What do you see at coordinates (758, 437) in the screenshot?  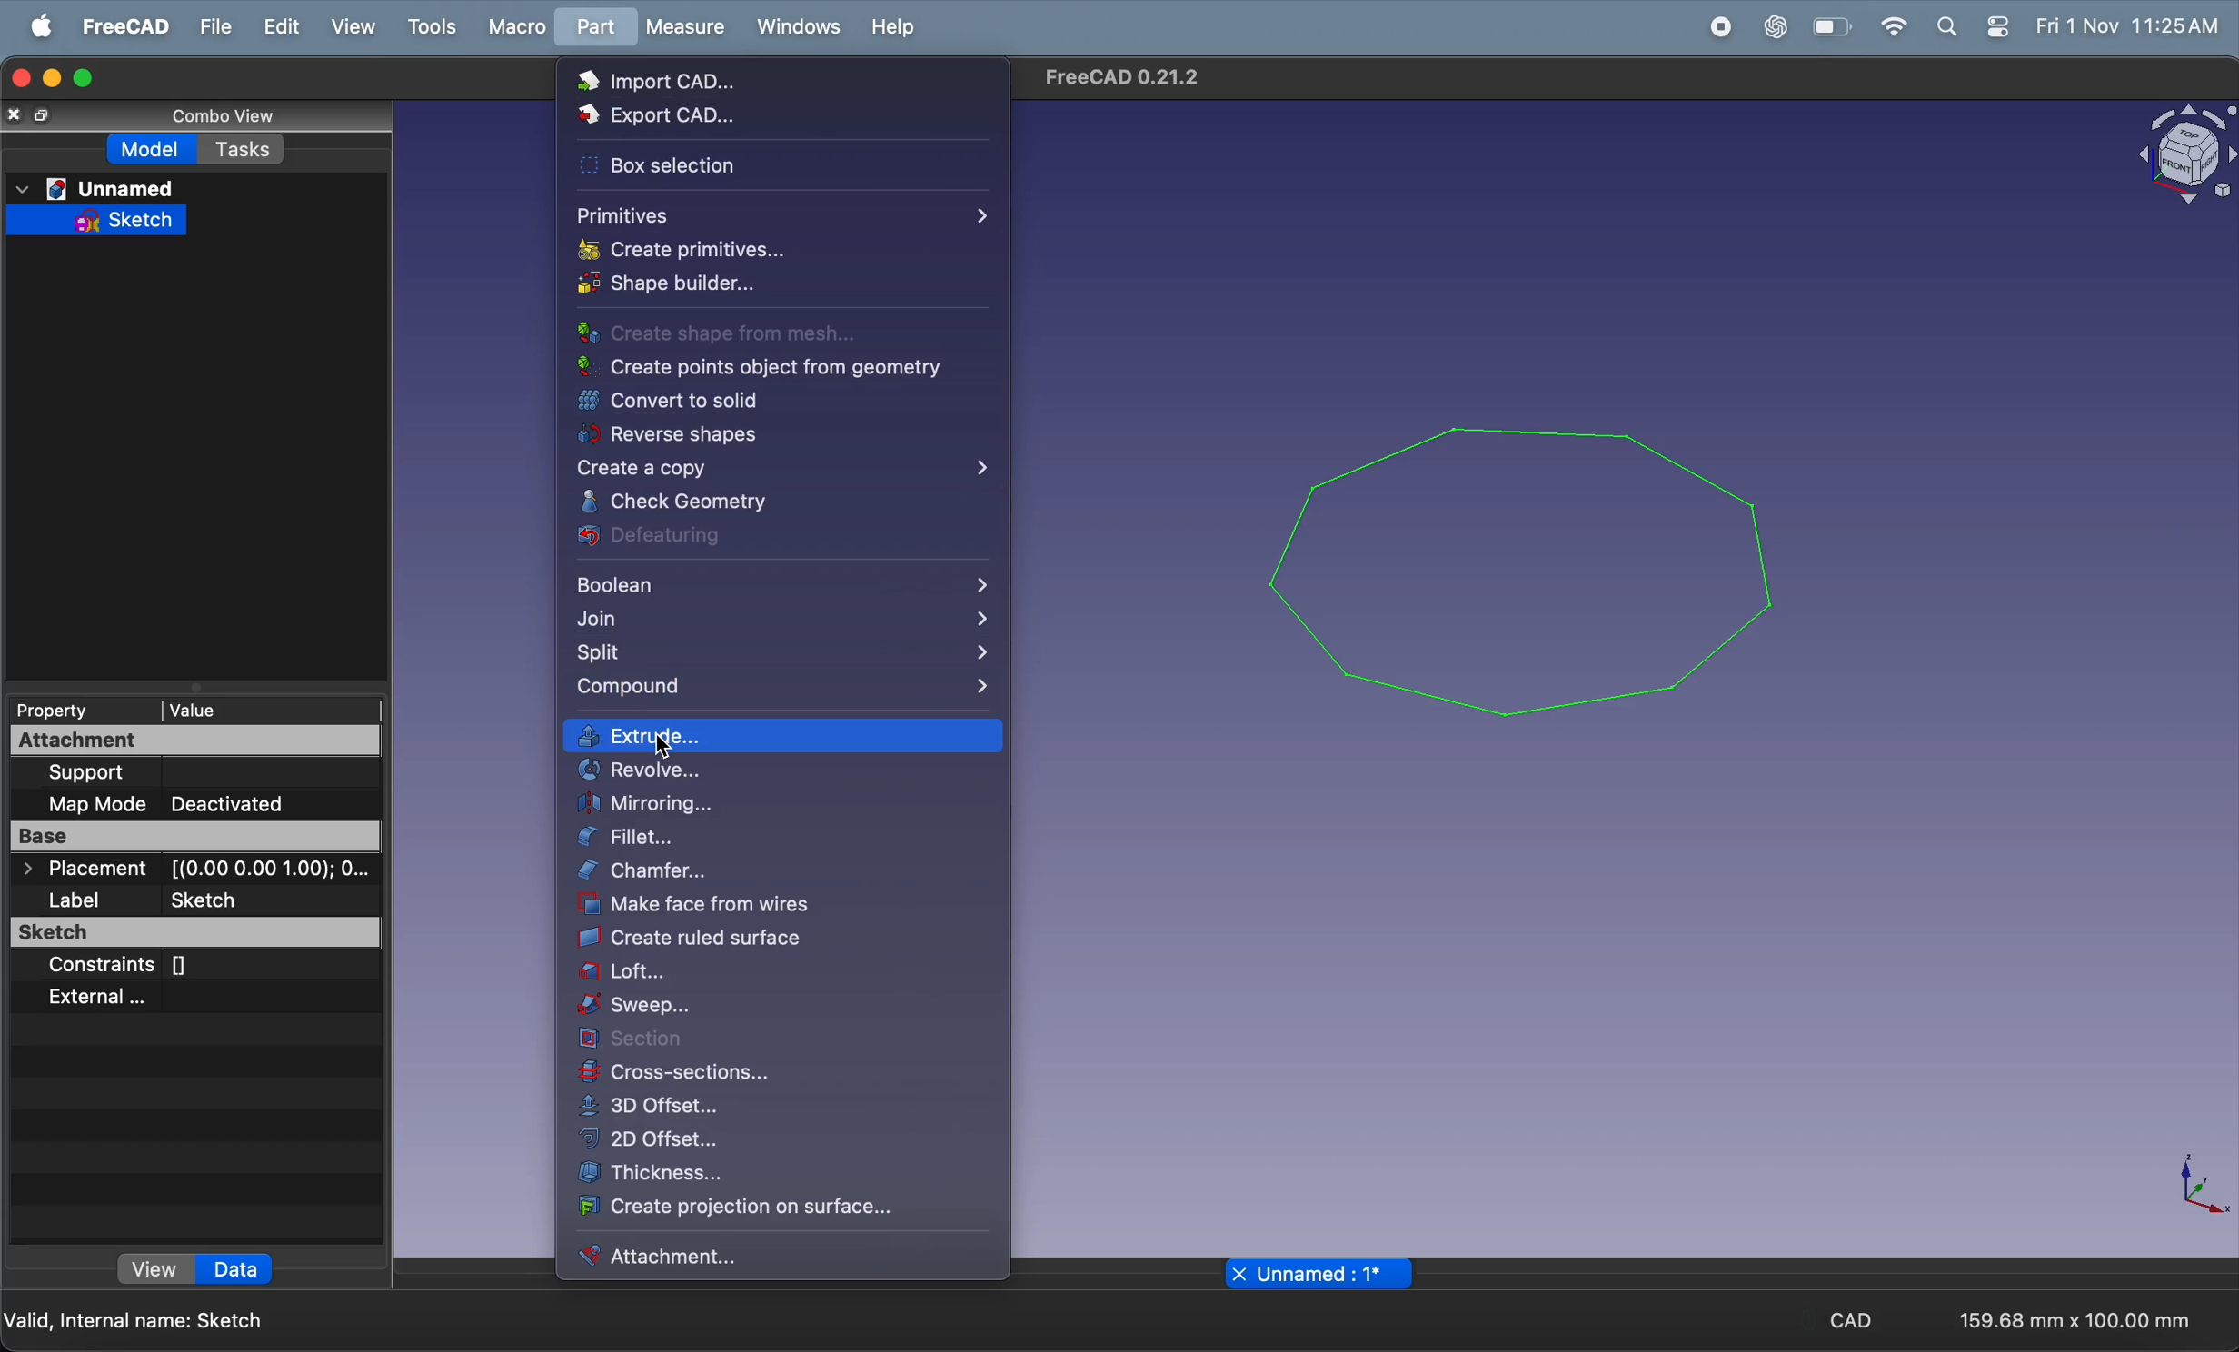 I see `reverse shapes` at bounding box center [758, 437].